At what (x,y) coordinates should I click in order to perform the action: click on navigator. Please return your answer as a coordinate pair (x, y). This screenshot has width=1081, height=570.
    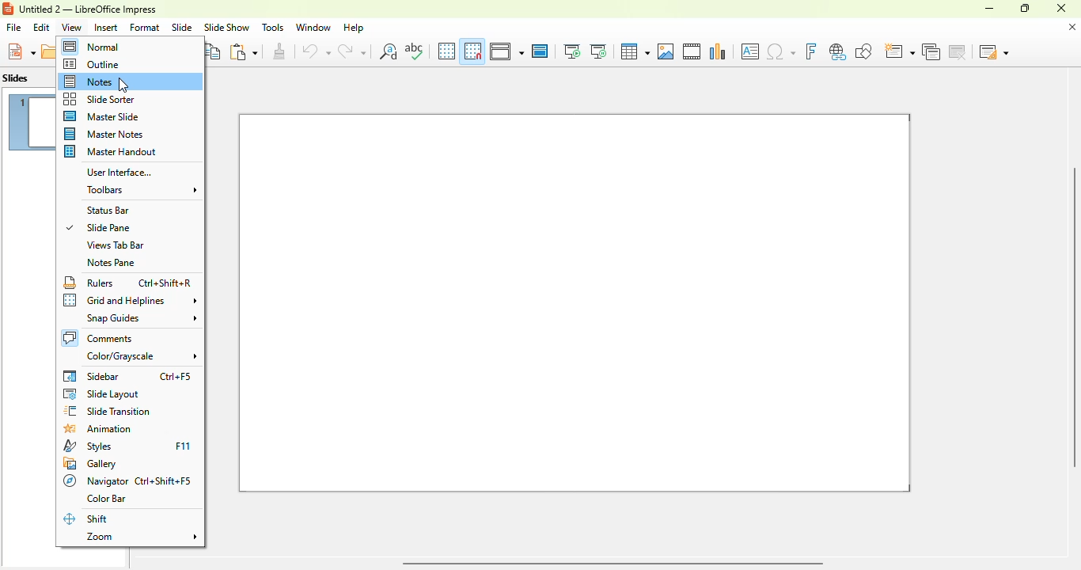
    Looking at the image, I should click on (127, 481).